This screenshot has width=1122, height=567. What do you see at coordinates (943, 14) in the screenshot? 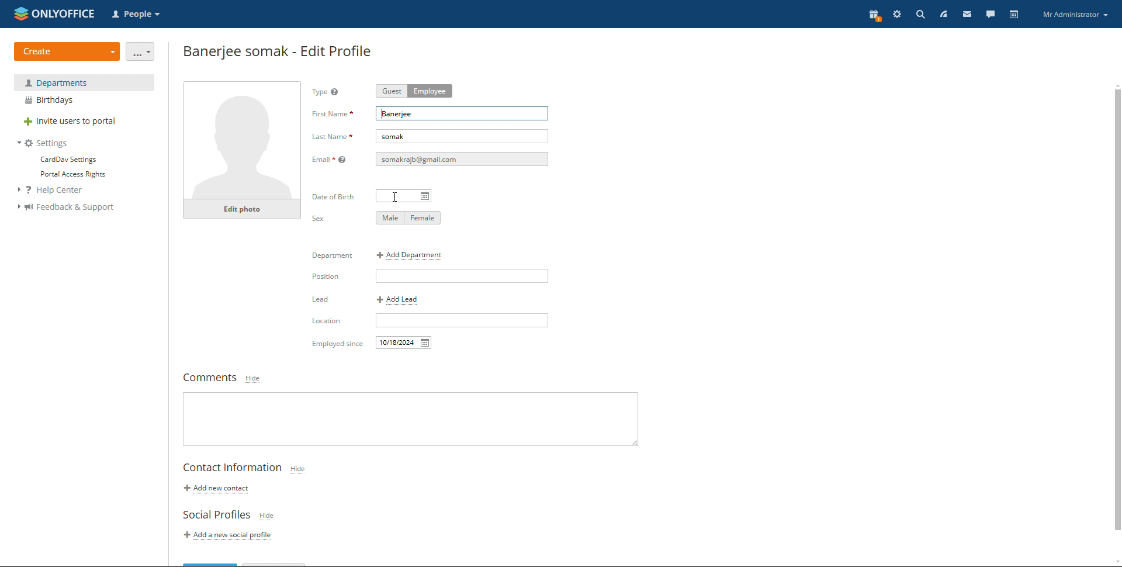
I see `feed` at bounding box center [943, 14].